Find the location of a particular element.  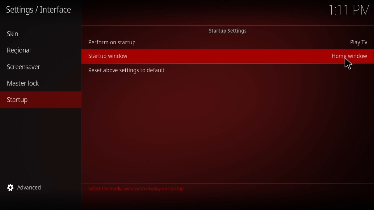

Cursor is located at coordinates (349, 64).